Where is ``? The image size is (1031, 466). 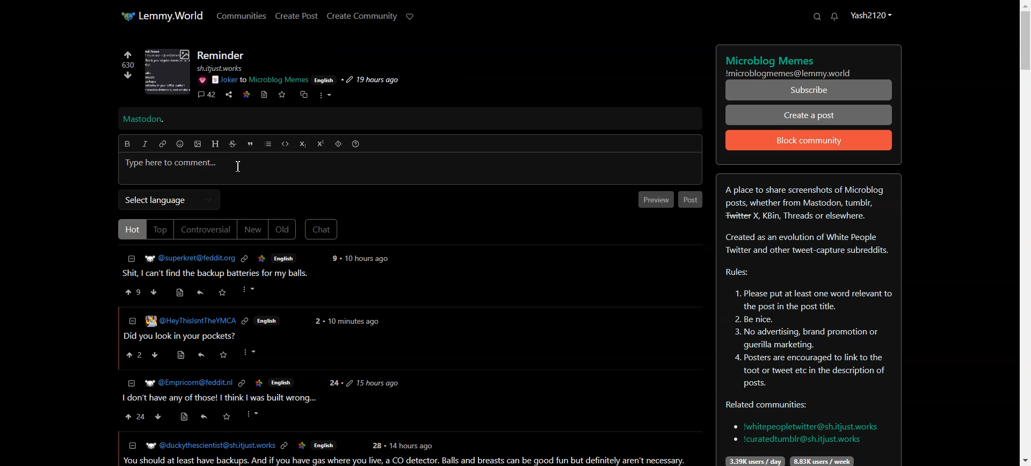
 is located at coordinates (226, 68).